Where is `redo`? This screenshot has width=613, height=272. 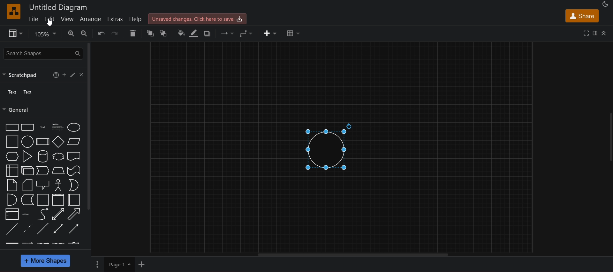
redo is located at coordinates (114, 33).